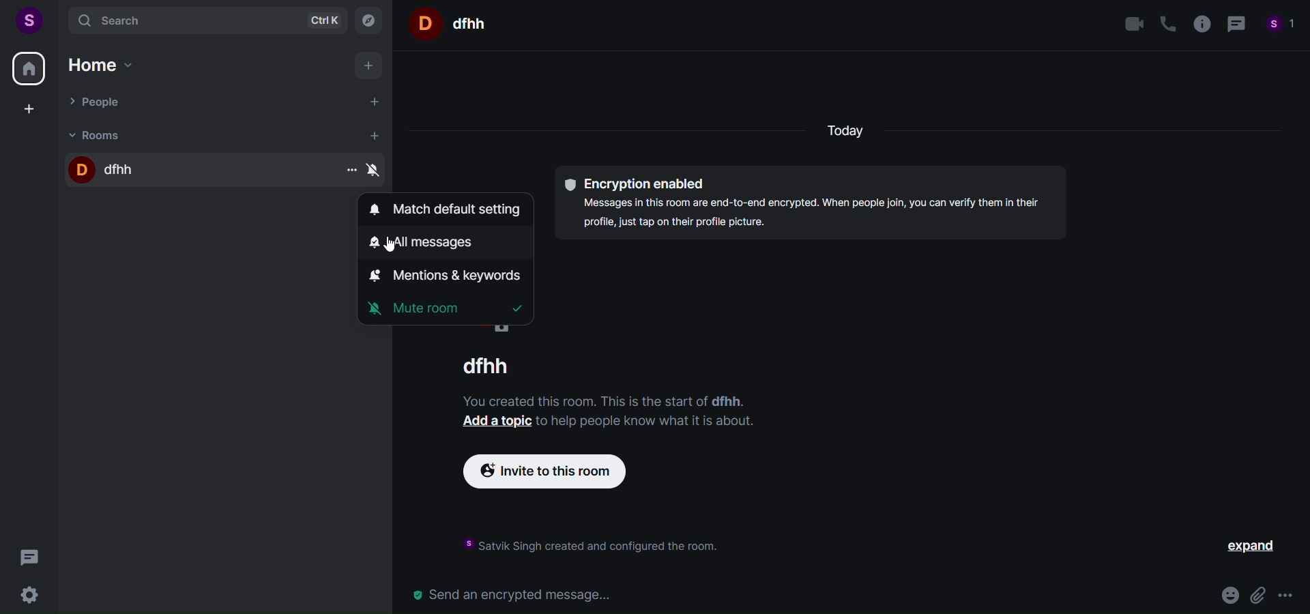 Image resolution: width=1310 pixels, height=614 pixels. I want to click on people, so click(201, 103).